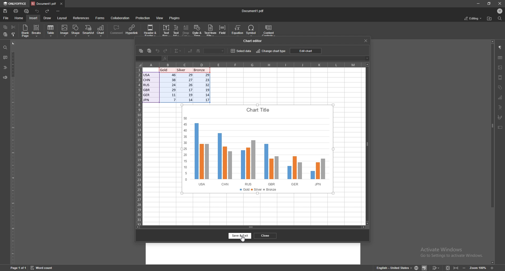 This screenshot has width=505, height=271. What do you see at coordinates (238, 31) in the screenshot?
I see `equation` at bounding box center [238, 31].